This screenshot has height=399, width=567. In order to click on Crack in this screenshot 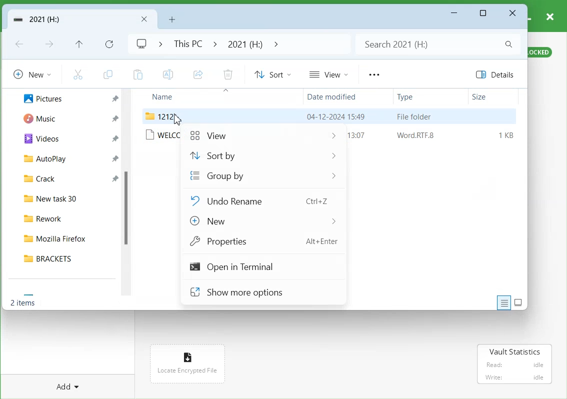, I will do `click(39, 179)`.